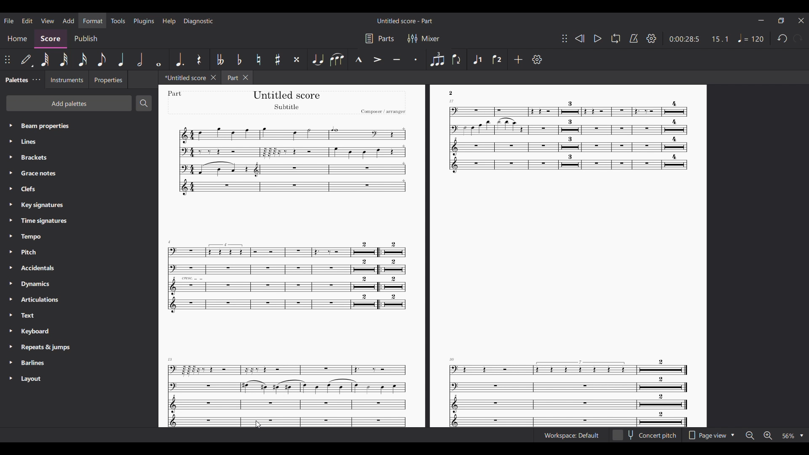  Describe the element at coordinates (45, 59) in the screenshot. I see `64th note` at that location.